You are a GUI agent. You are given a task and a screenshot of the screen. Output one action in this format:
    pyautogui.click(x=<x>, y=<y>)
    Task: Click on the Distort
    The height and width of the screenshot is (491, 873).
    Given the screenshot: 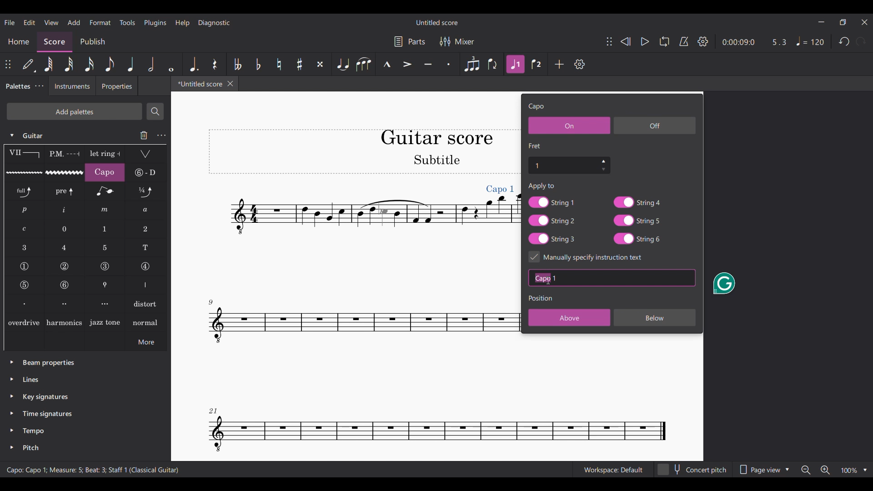 What is the action you would take?
    pyautogui.click(x=146, y=303)
    